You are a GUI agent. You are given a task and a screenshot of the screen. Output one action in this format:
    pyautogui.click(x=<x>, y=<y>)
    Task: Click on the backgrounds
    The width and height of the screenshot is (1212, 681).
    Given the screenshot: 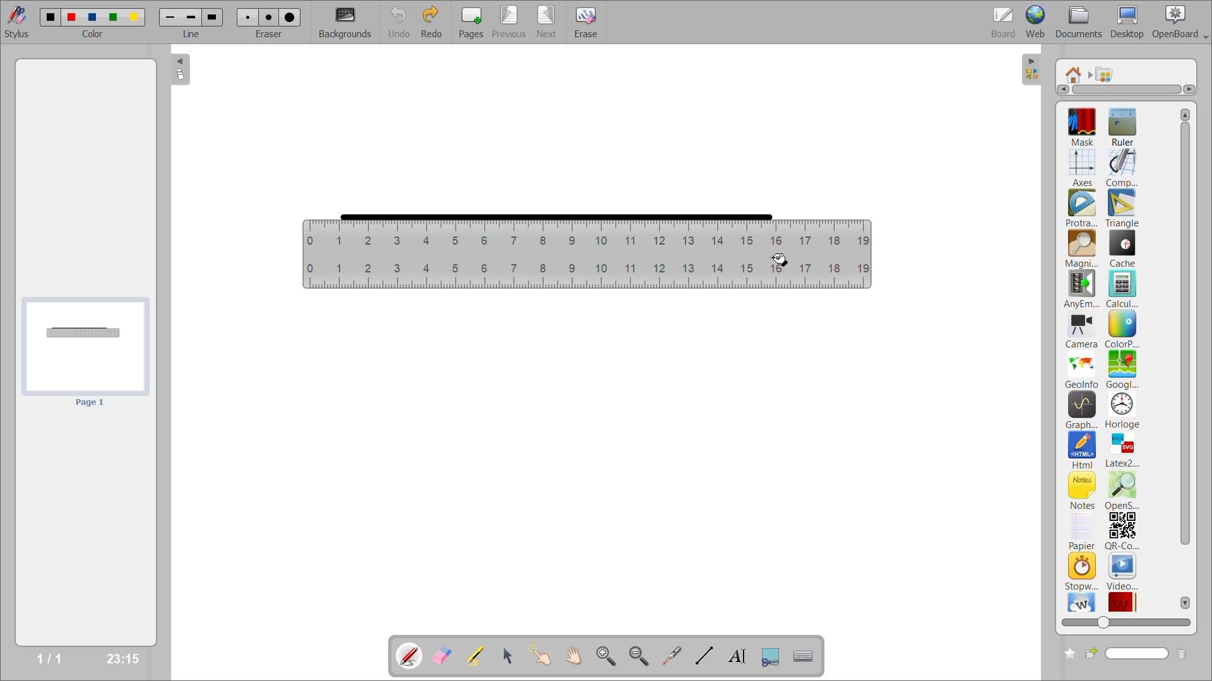 What is the action you would take?
    pyautogui.click(x=347, y=22)
    